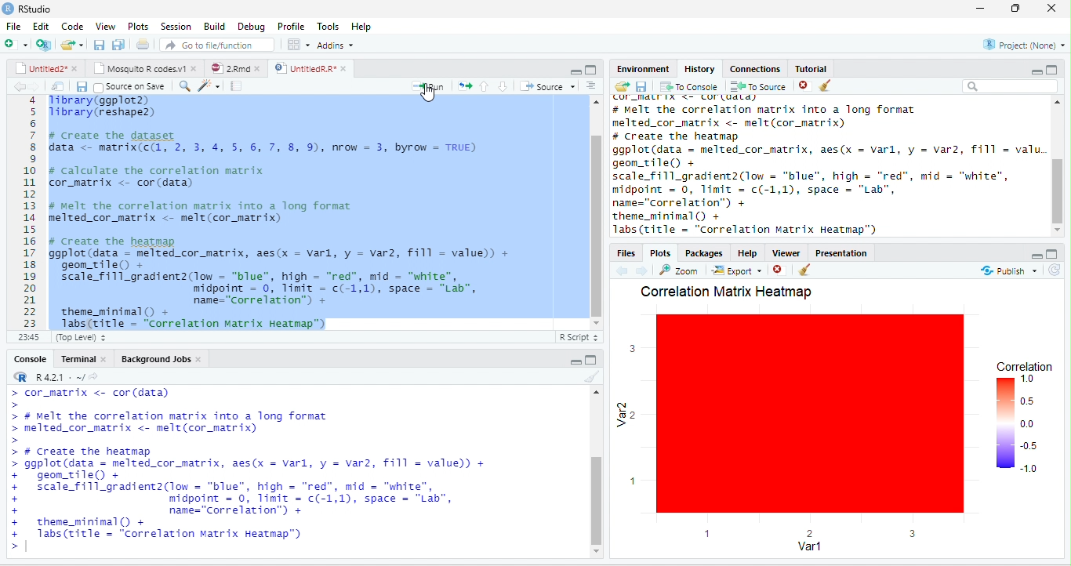  I want to click on close, so click(1055, 9).